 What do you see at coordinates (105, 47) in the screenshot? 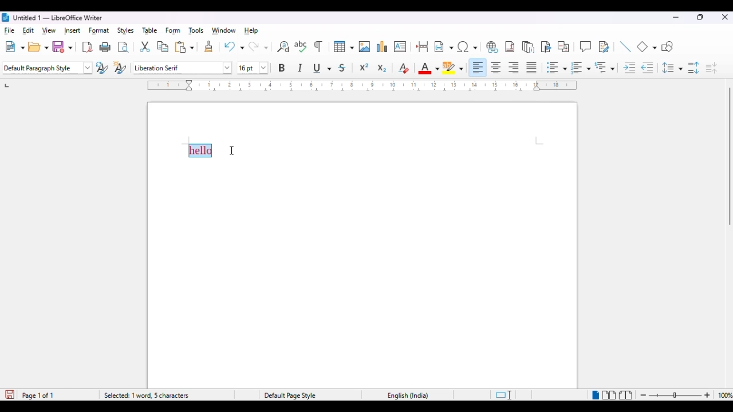
I see `print` at bounding box center [105, 47].